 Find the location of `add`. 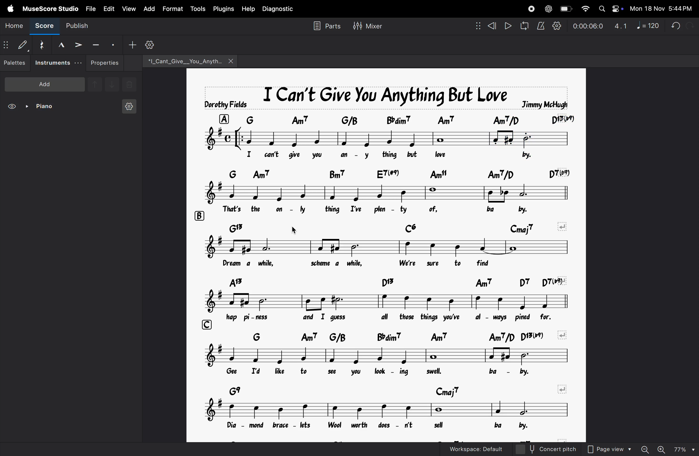

add is located at coordinates (45, 84).